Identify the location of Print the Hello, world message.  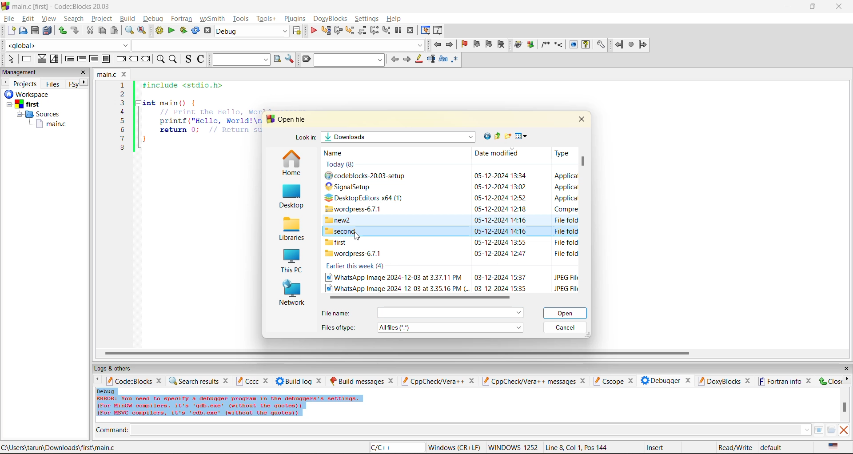
(211, 112).